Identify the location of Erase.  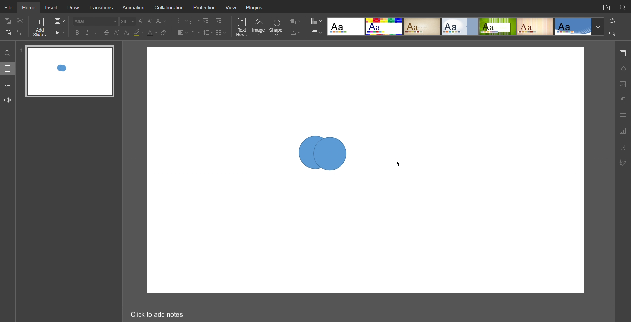
(165, 33).